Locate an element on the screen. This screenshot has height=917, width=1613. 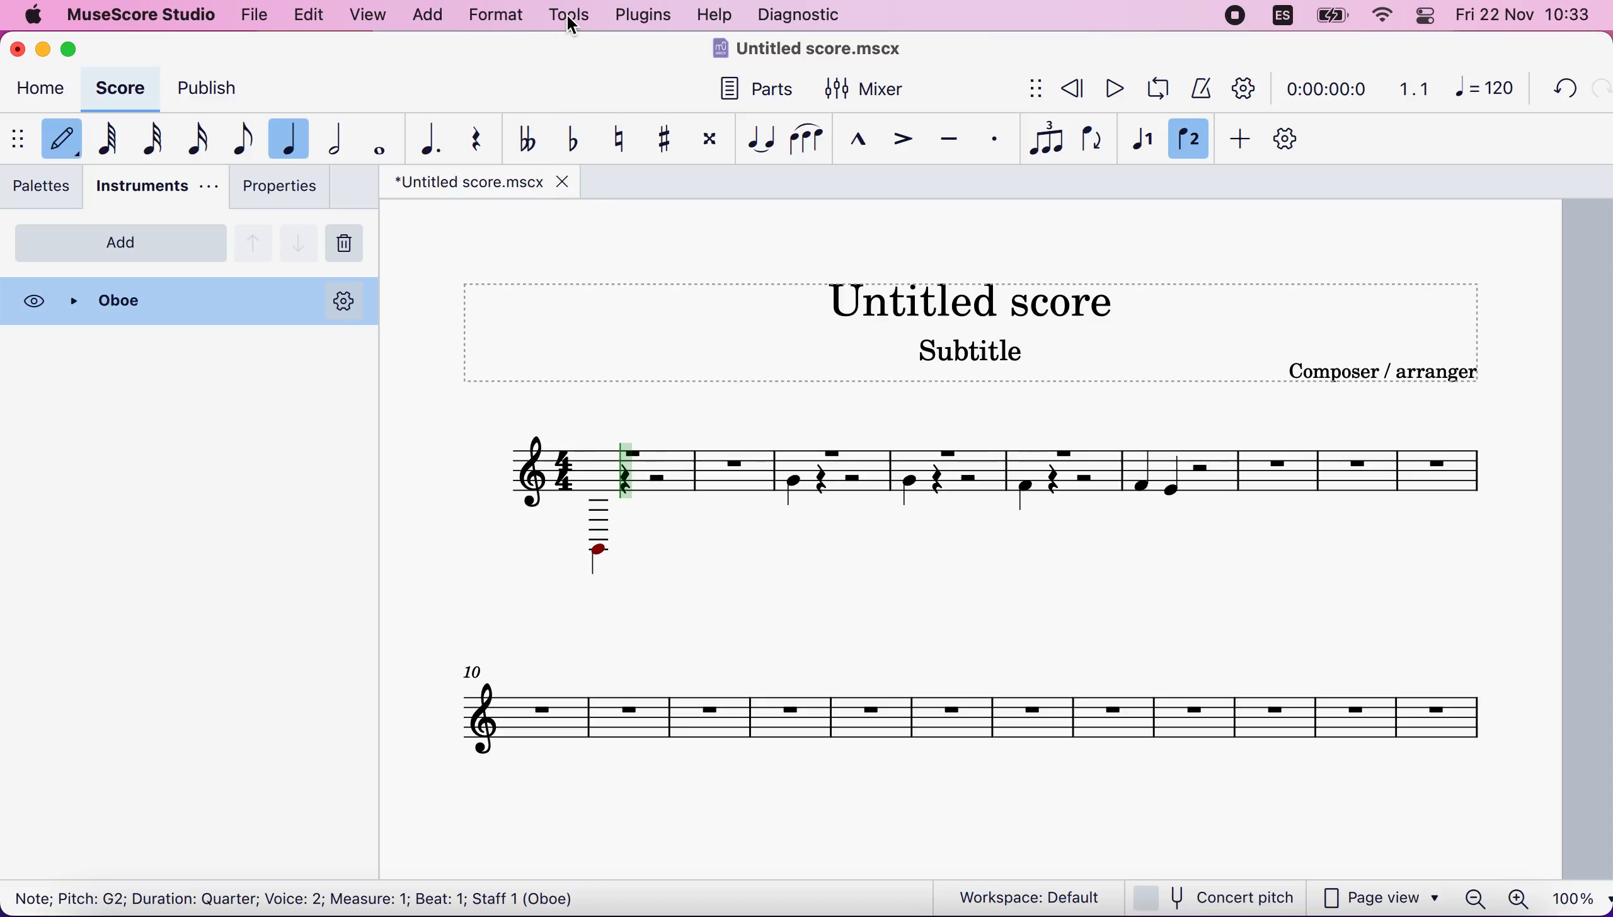
untitled score is located at coordinates (981, 544).